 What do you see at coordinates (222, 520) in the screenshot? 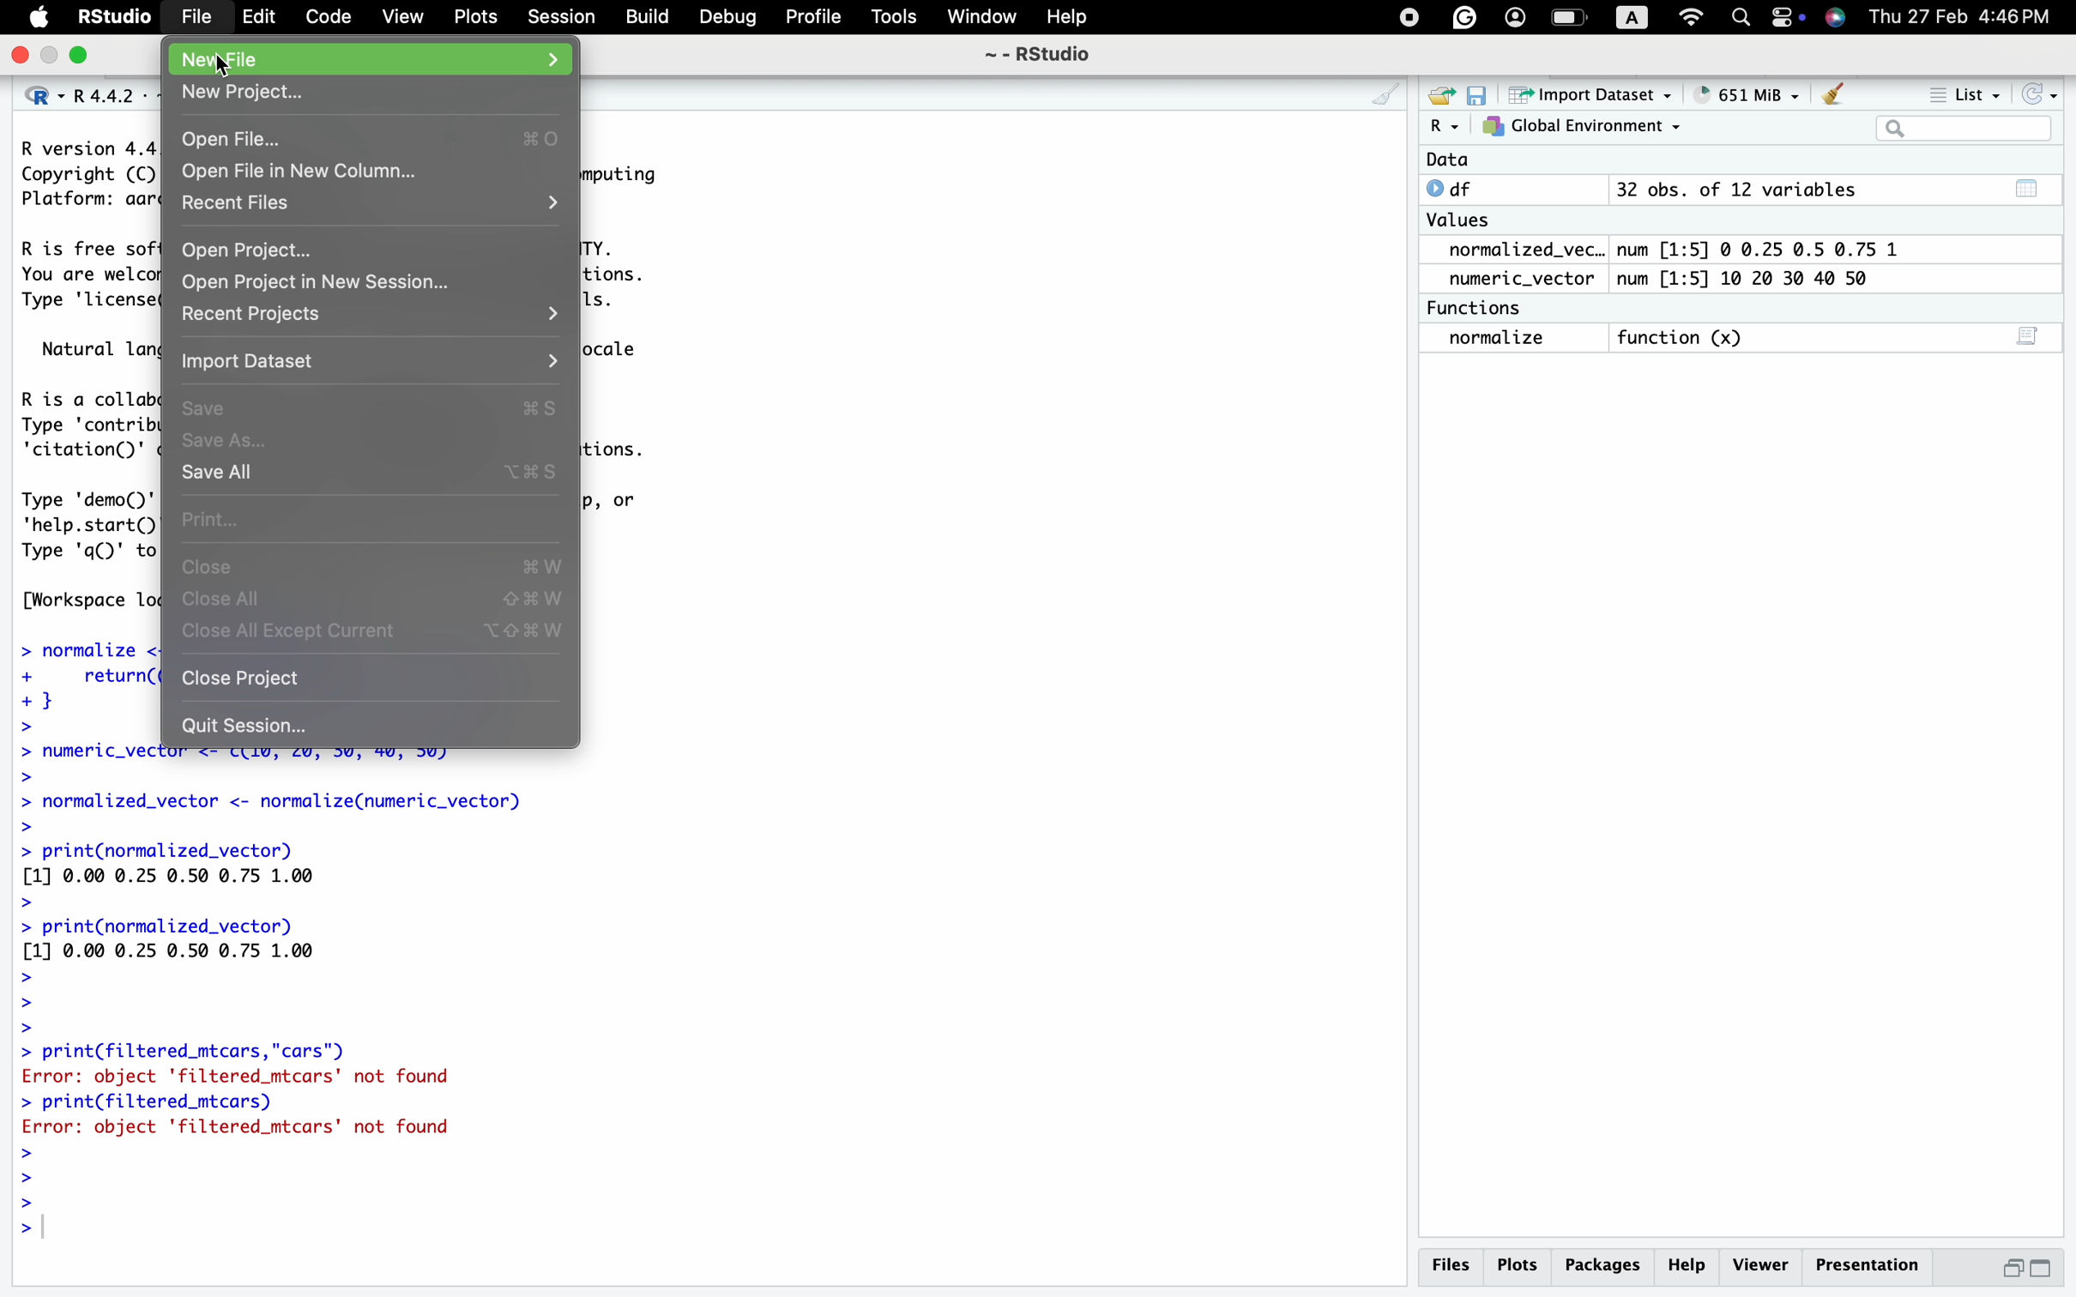
I see `Print...` at bounding box center [222, 520].